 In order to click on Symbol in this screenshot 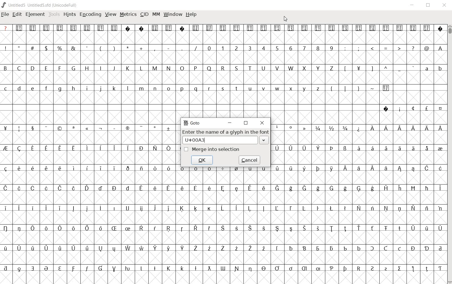, I will do `click(277, 128)`.